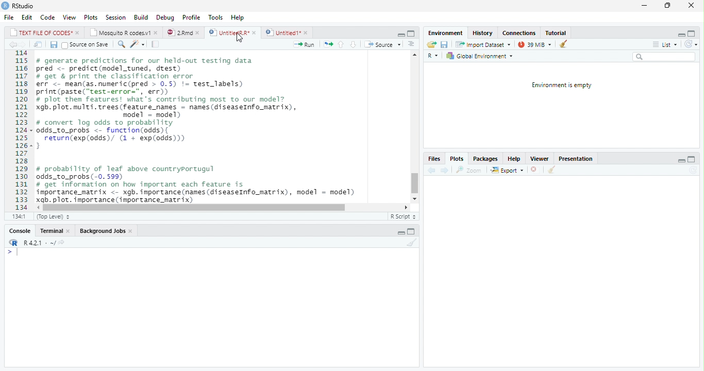 This screenshot has height=371, width=704. Describe the element at coordinates (411, 32) in the screenshot. I see `Maximize` at that location.